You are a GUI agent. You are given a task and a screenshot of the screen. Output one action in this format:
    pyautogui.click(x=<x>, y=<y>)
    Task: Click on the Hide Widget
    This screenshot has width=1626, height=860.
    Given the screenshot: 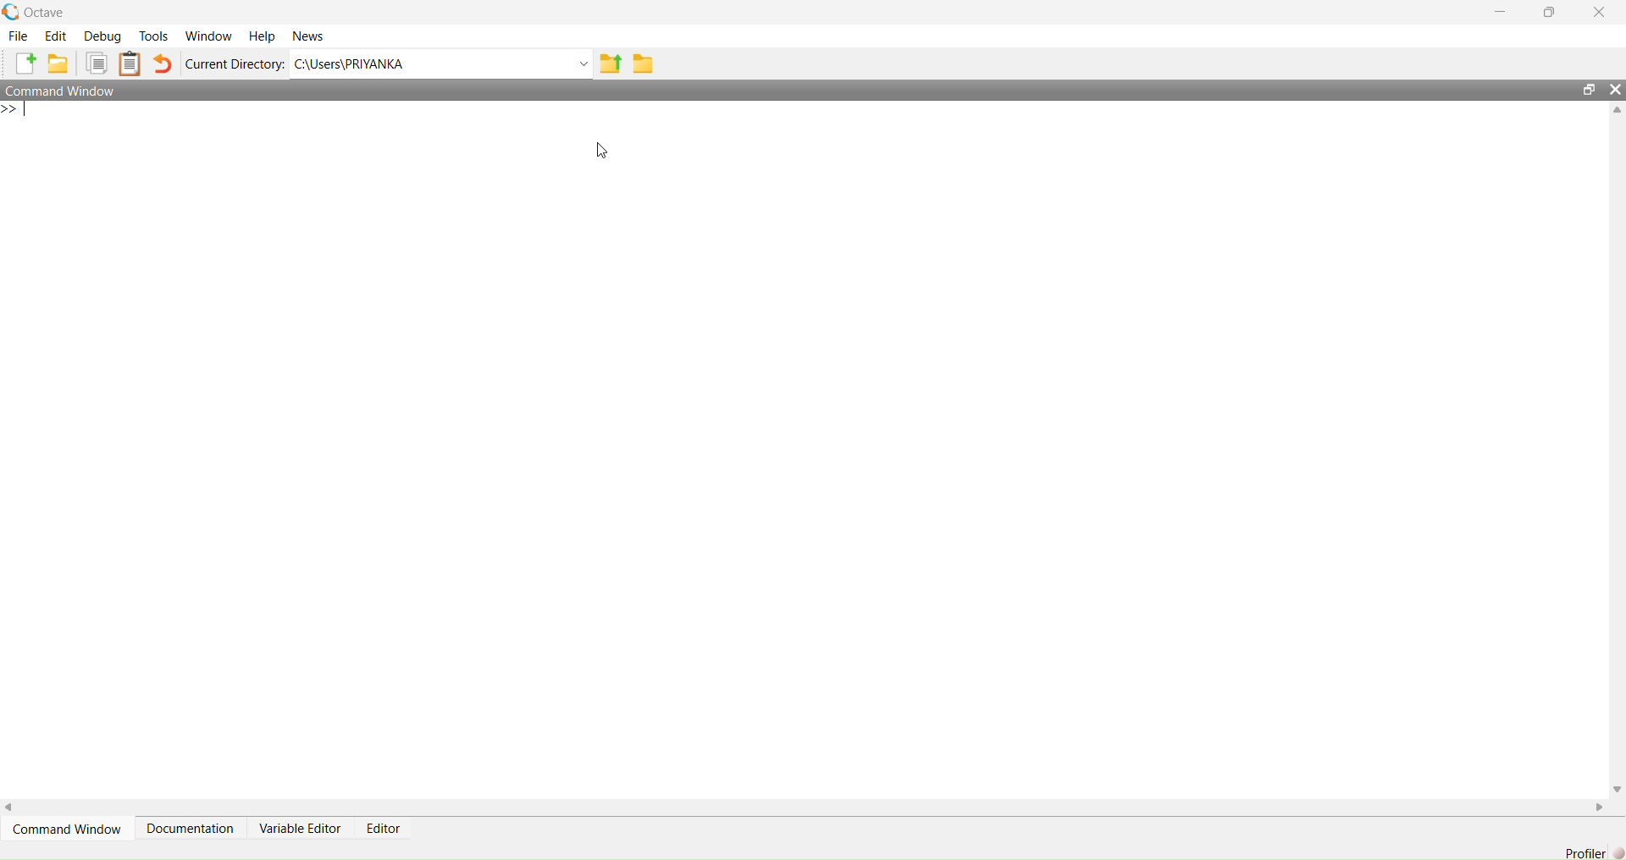 What is the action you would take?
    pyautogui.click(x=1615, y=90)
    